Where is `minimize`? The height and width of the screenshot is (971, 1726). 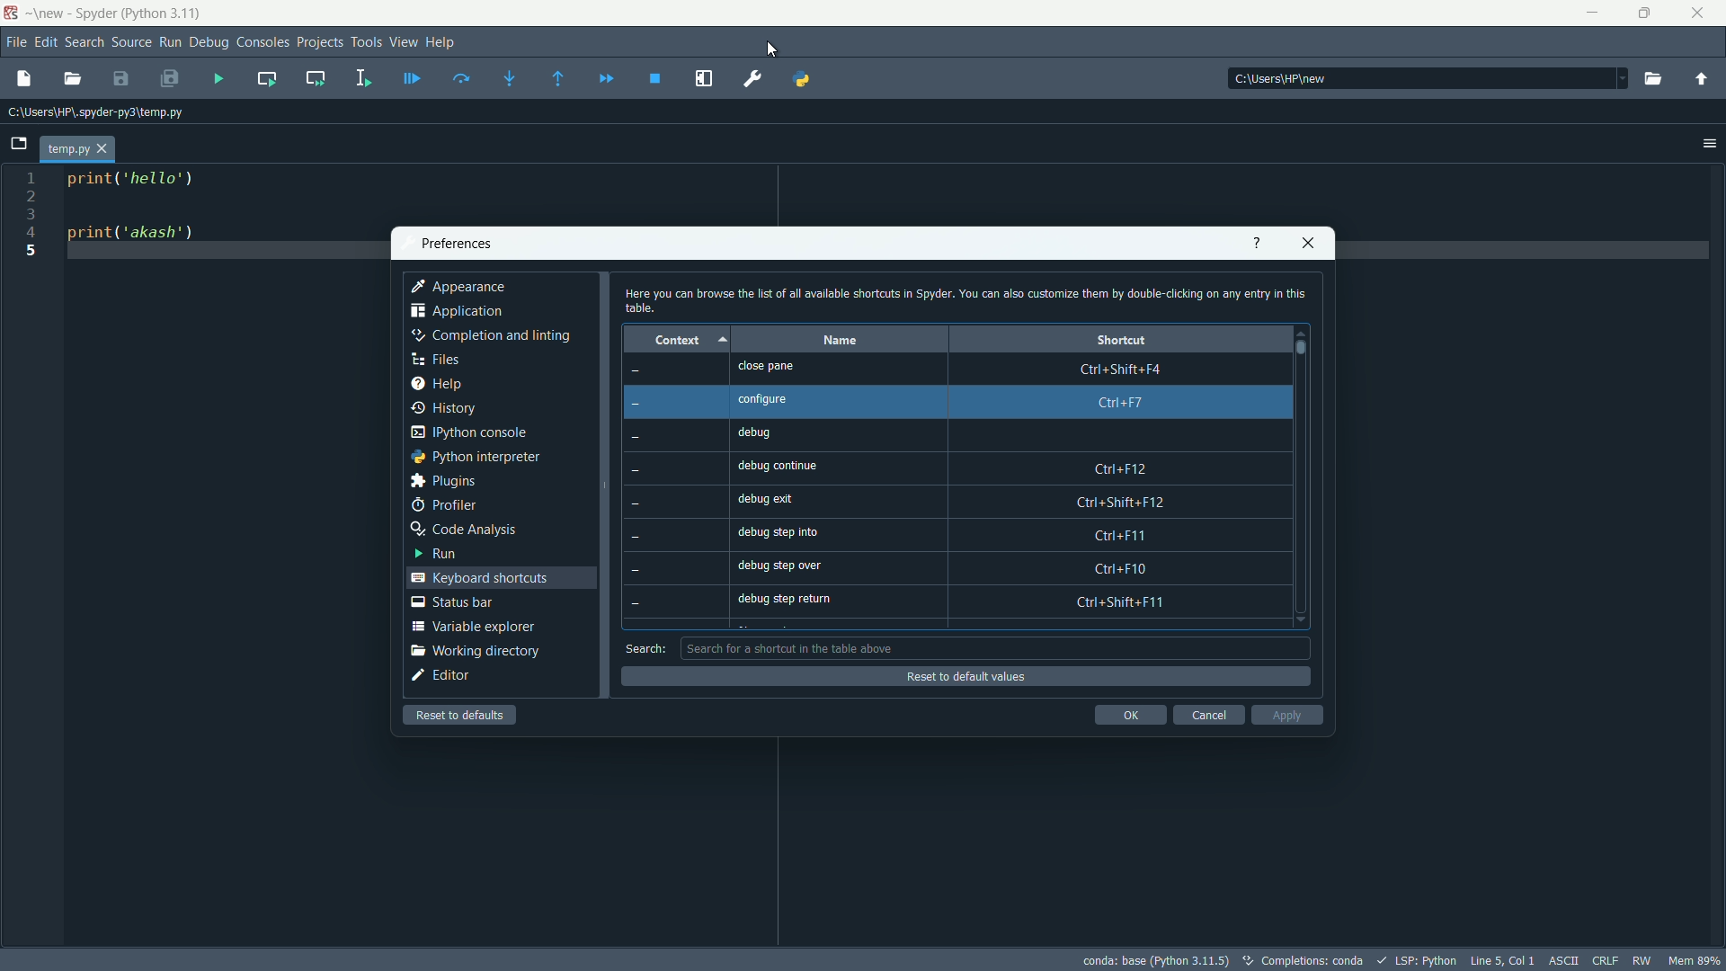
minimize is located at coordinates (1590, 13).